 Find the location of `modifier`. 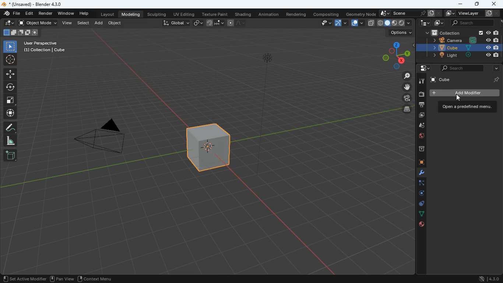

modifier is located at coordinates (38, 278).